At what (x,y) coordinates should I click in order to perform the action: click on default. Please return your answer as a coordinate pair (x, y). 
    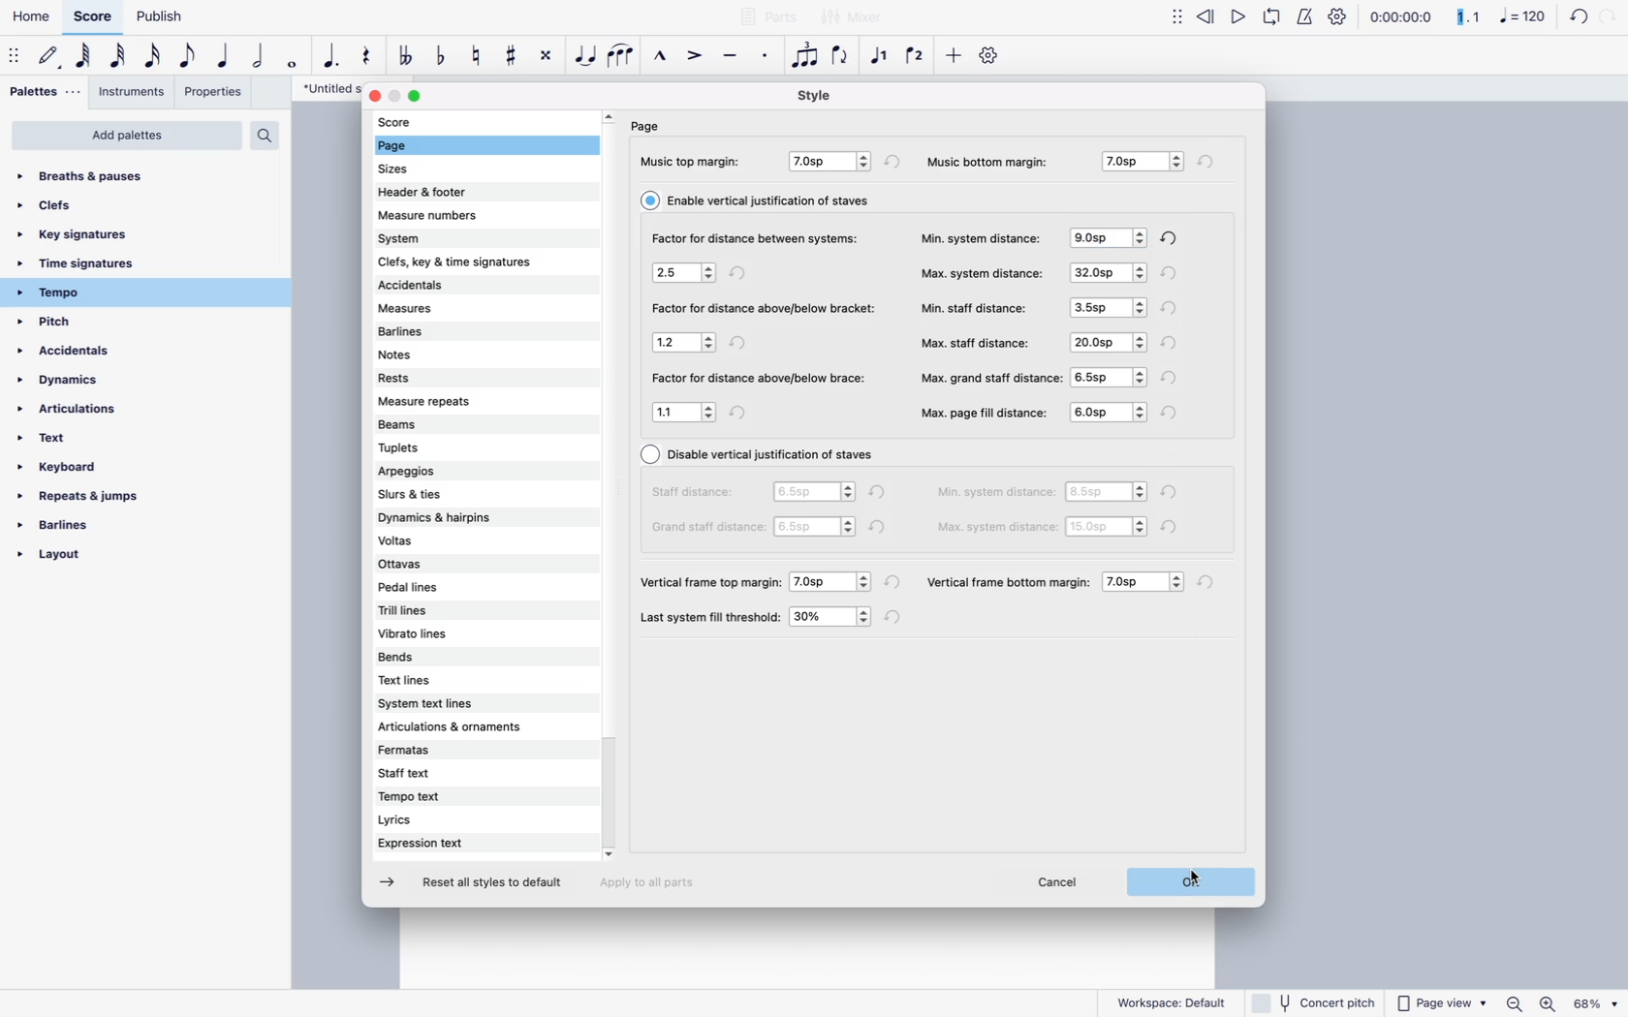
    Looking at the image, I should click on (50, 59).